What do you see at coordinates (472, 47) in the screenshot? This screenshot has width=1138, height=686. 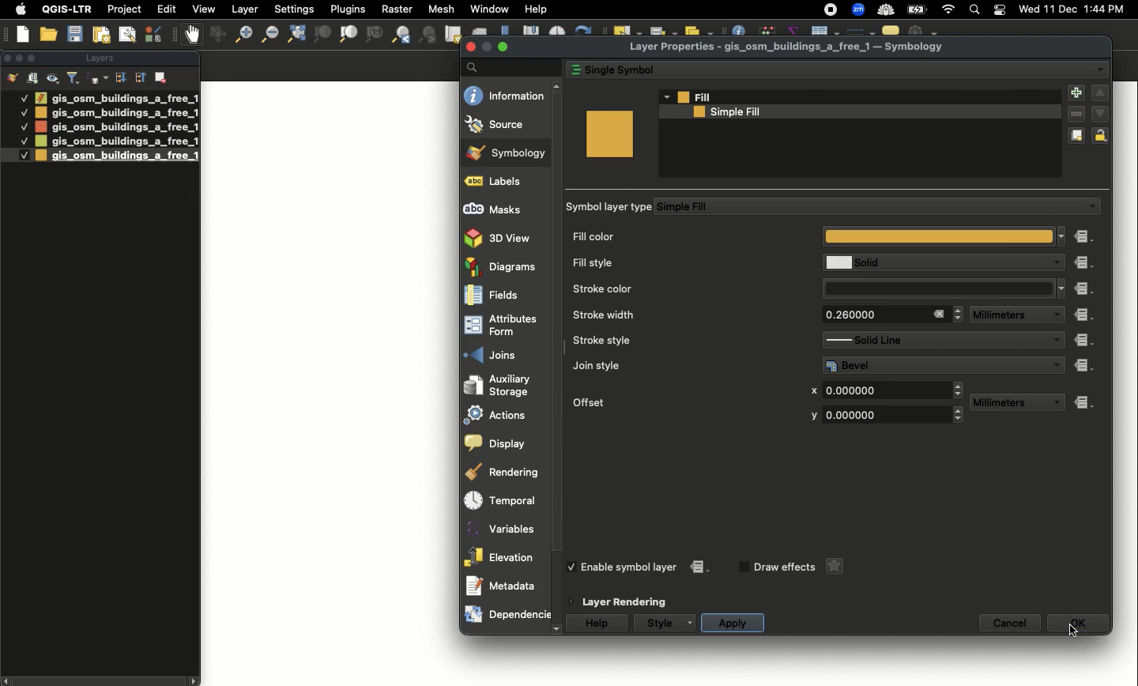 I see `close` at bounding box center [472, 47].